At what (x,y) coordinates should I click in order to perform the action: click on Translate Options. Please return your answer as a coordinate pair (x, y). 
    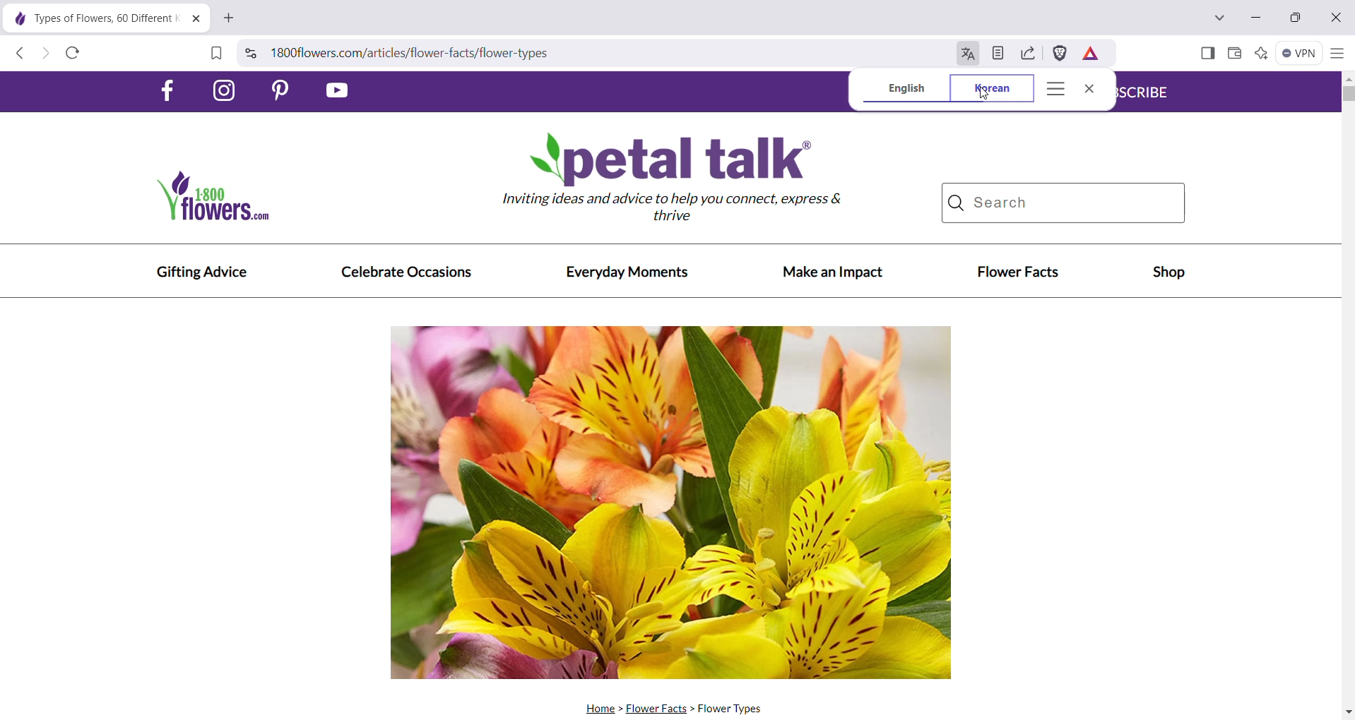
    Looking at the image, I should click on (1057, 88).